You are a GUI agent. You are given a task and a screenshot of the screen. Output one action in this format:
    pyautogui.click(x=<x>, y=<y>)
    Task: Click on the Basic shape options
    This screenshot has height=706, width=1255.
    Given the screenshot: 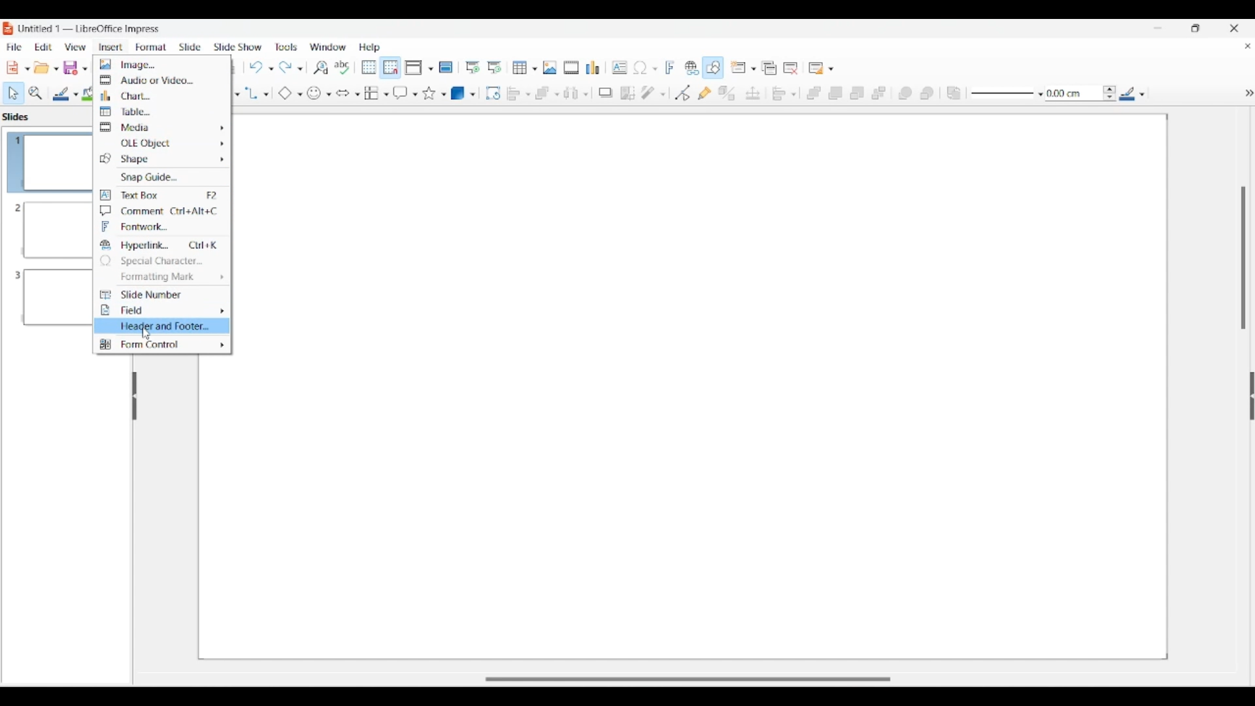 What is the action you would take?
    pyautogui.click(x=290, y=93)
    